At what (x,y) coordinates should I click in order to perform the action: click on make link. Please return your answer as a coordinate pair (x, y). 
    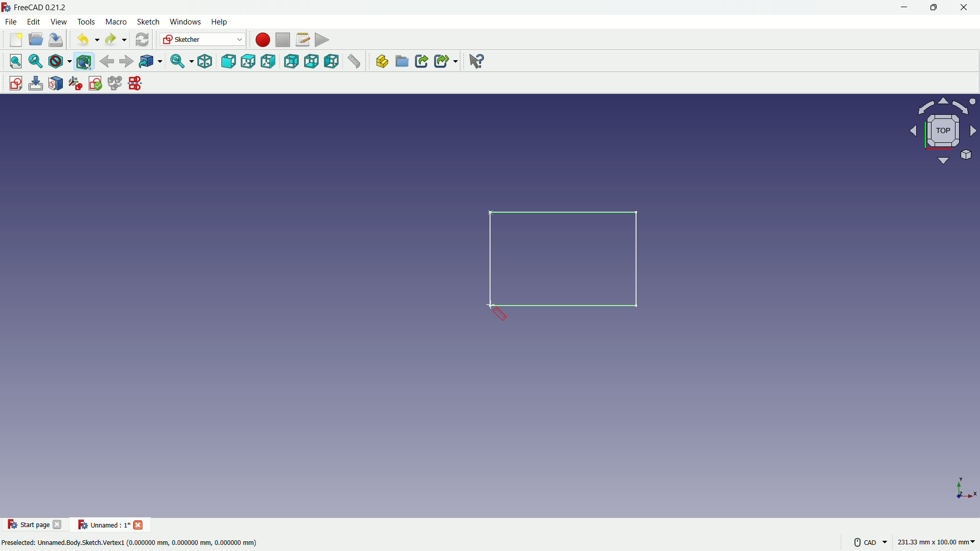
    Looking at the image, I should click on (422, 62).